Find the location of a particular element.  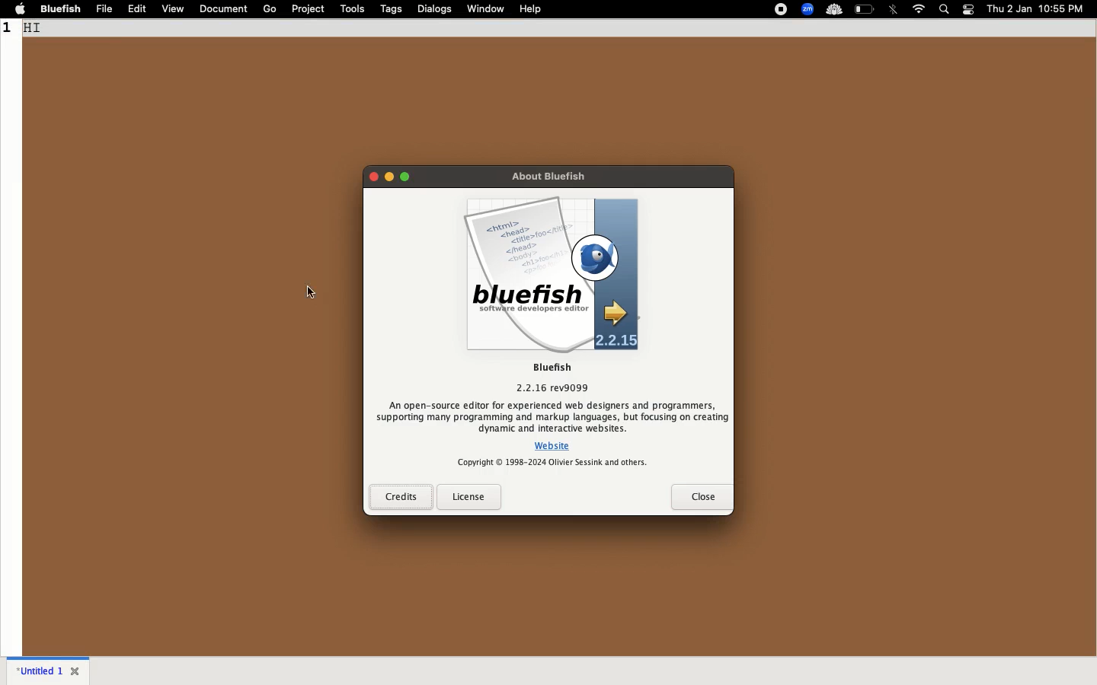

window is located at coordinates (486, 8).